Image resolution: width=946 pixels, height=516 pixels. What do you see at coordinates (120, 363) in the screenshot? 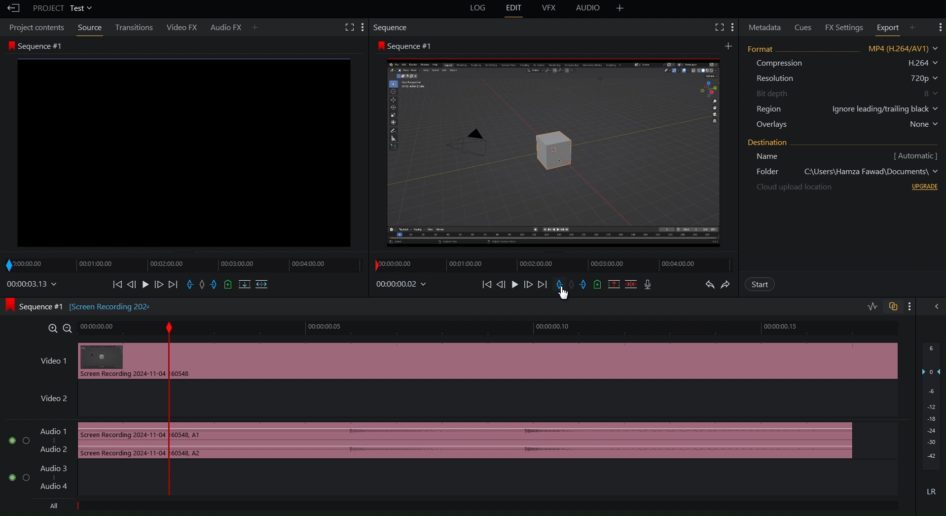
I see `Video clip` at bounding box center [120, 363].